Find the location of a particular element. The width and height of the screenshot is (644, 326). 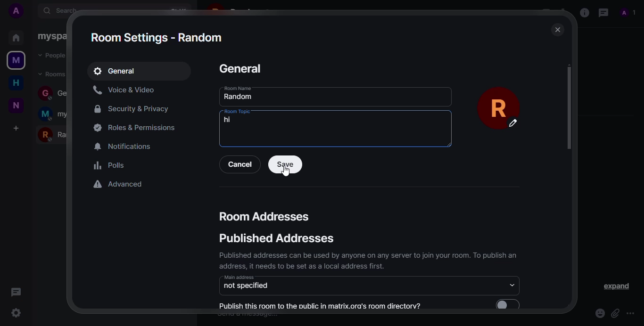

myspace is located at coordinates (50, 36).